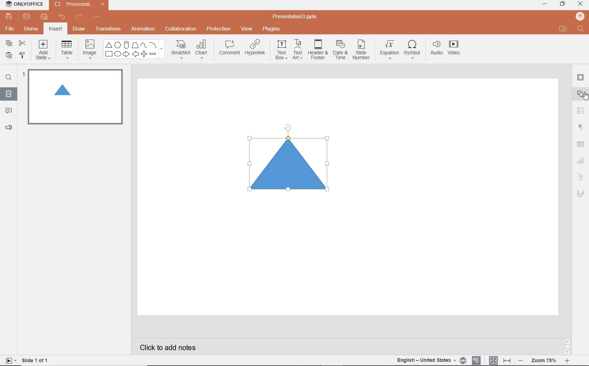 This screenshot has width=589, height=366. What do you see at coordinates (11, 28) in the screenshot?
I see `FILE` at bounding box center [11, 28].